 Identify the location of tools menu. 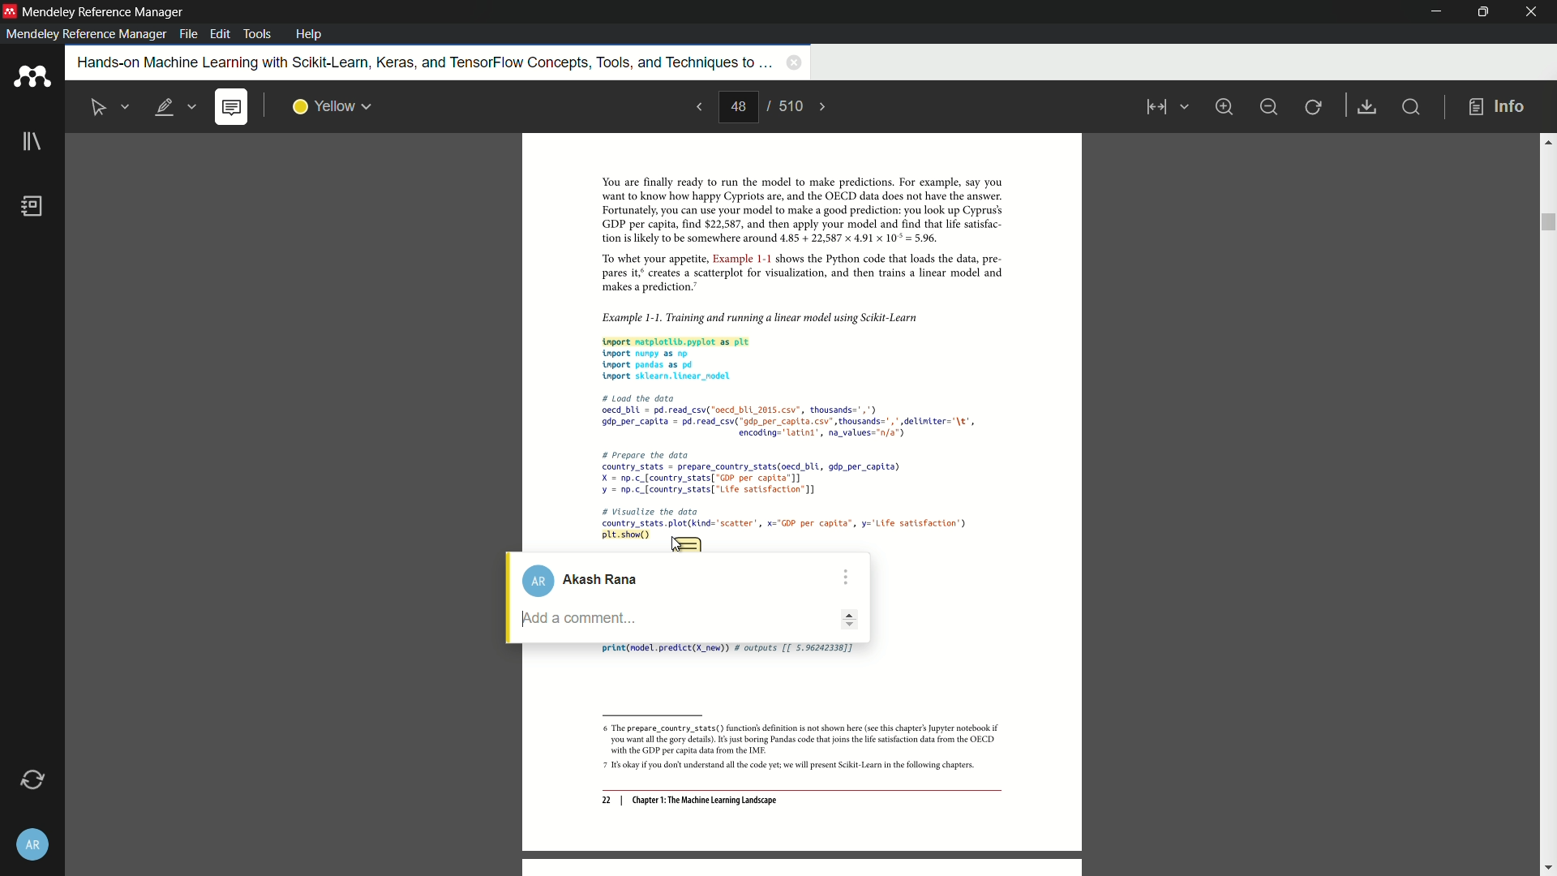
(256, 34).